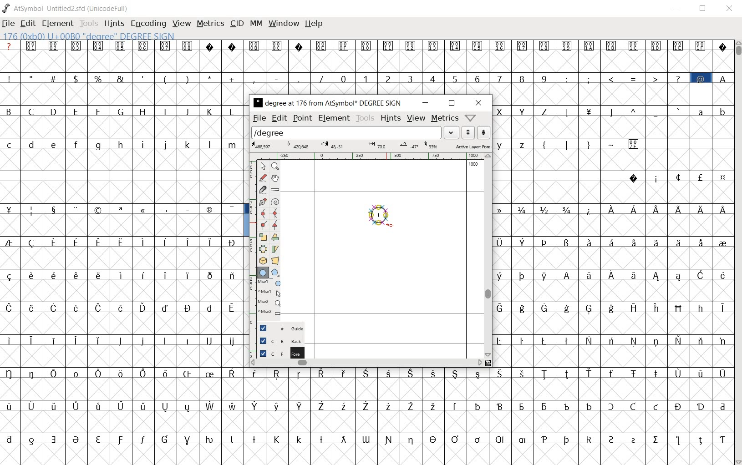 This screenshot has height=465, width=742. Describe the element at coordinates (468, 132) in the screenshot. I see `show the next word on the list` at that location.